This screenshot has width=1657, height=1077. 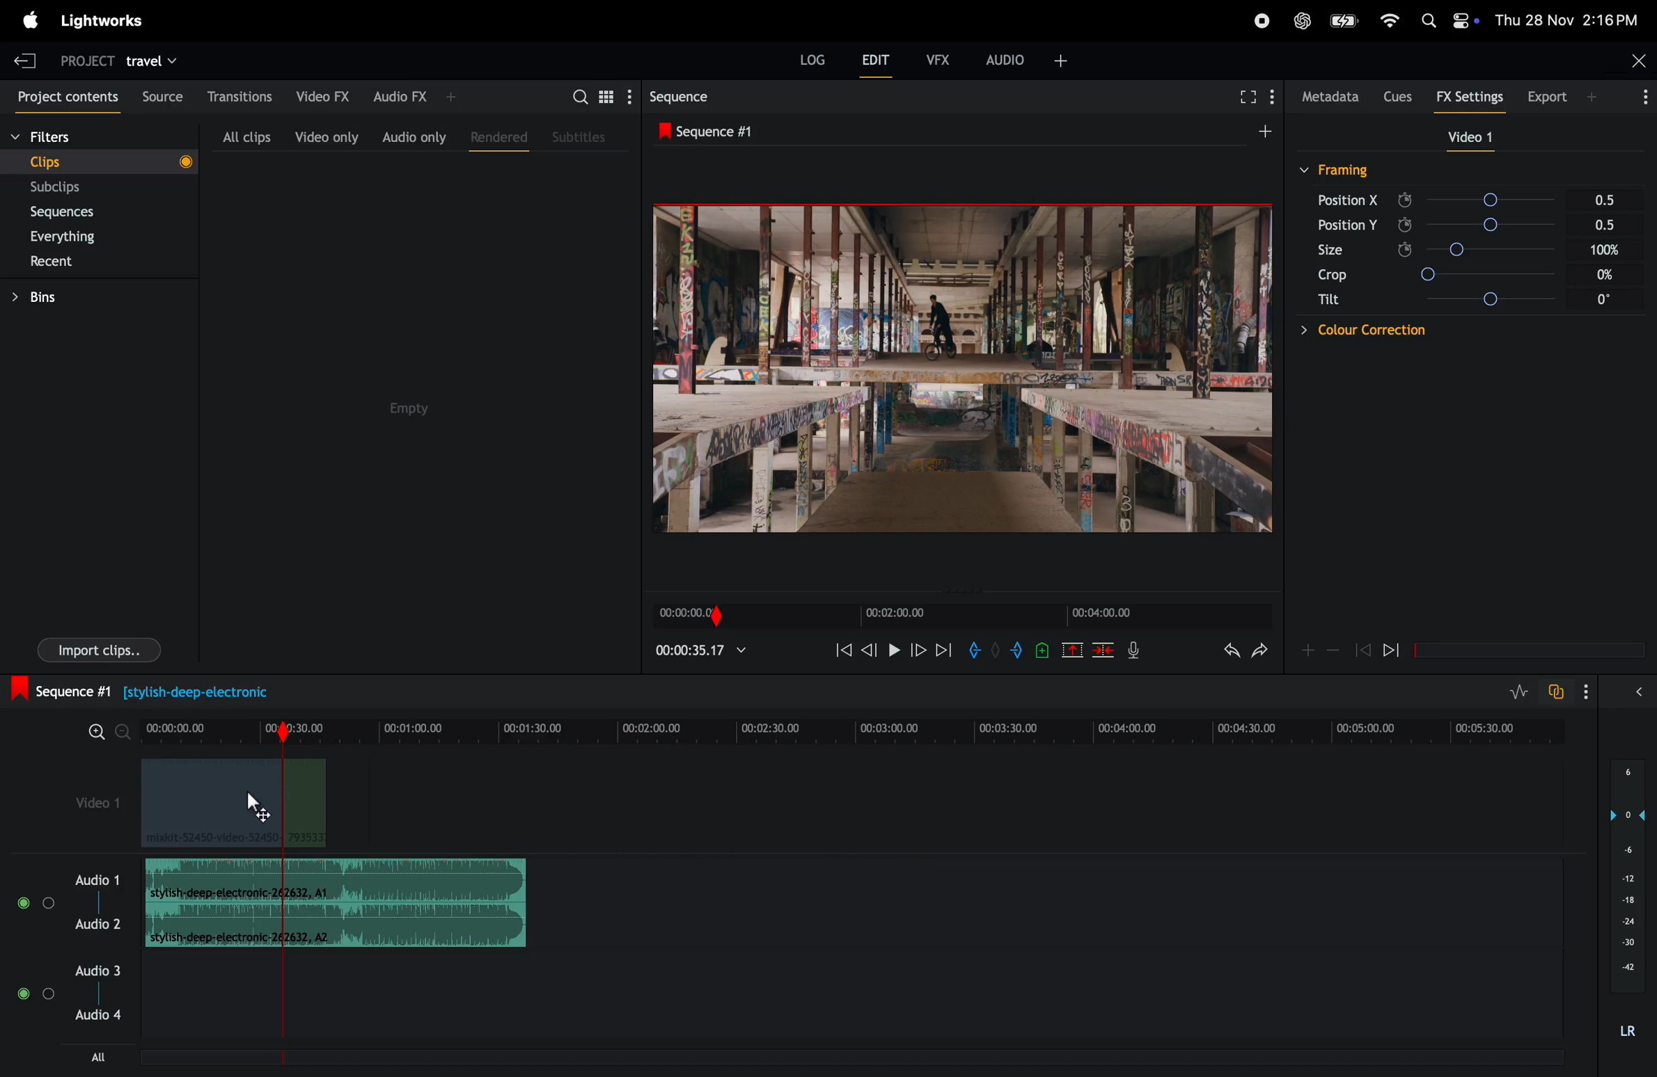 What do you see at coordinates (896, 652) in the screenshot?
I see `play pause` at bounding box center [896, 652].